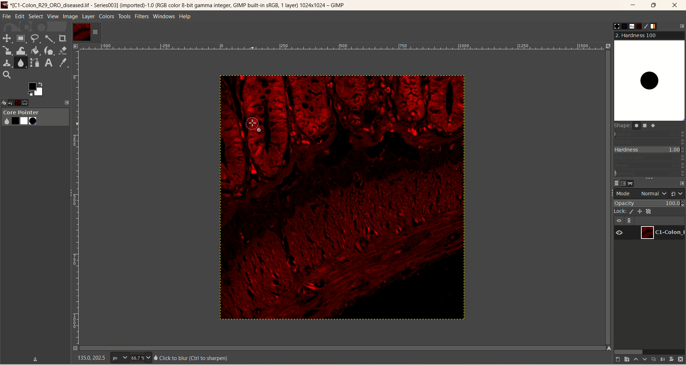 Image resolution: width=686 pixels, height=365 pixels. Describe the element at coordinates (254, 125) in the screenshot. I see `cursor` at that location.